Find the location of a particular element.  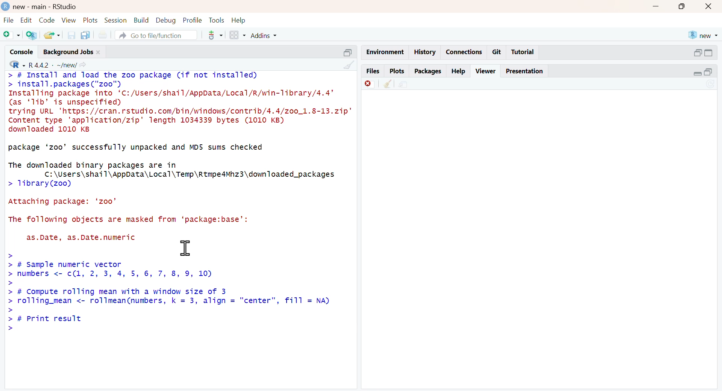

copy is located at coordinates (86, 34).